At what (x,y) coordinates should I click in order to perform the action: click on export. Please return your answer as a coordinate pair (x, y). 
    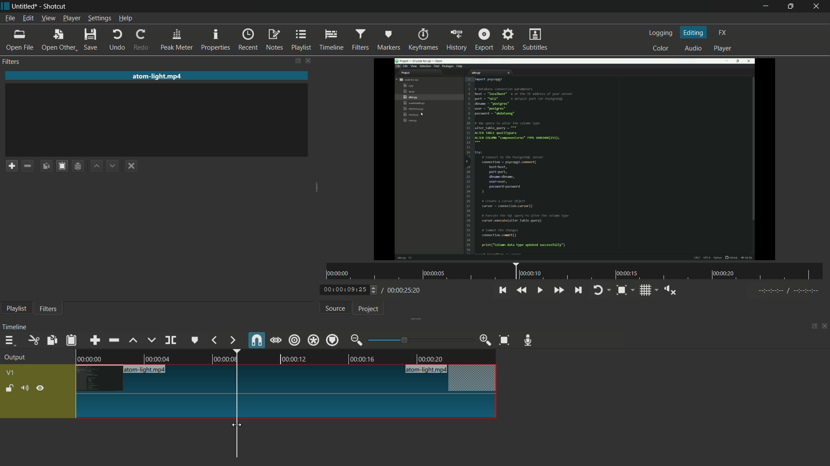
    Looking at the image, I should click on (484, 38).